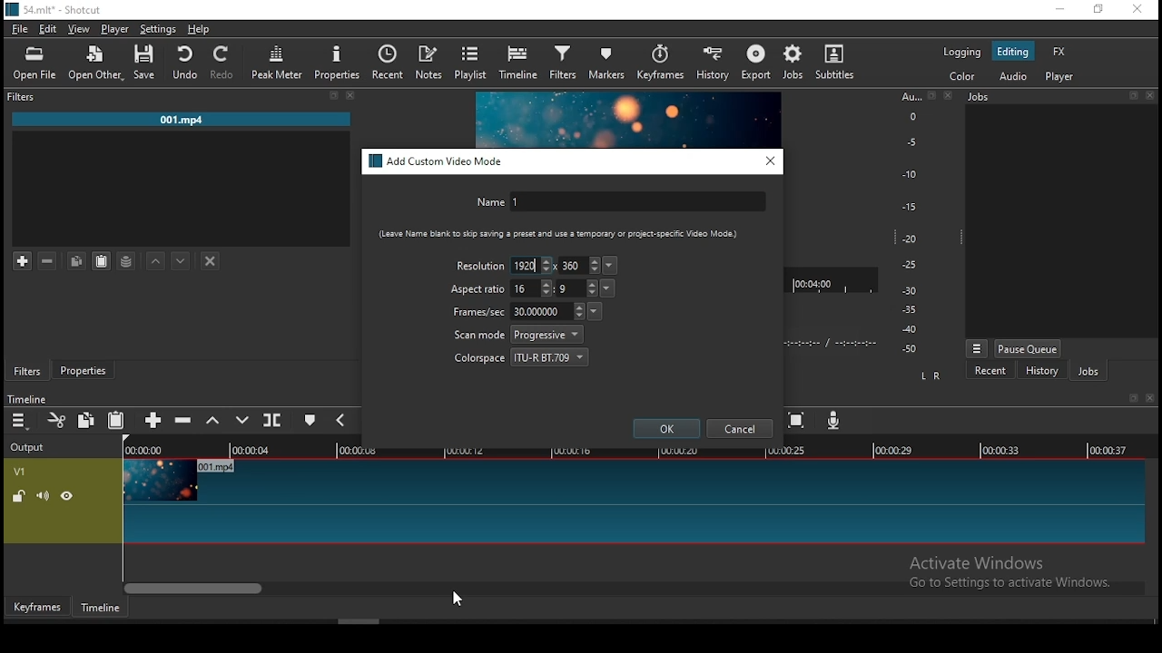 The height and width of the screenshot is (653, 1162). Describe the element at coordinates (182, 419) in the screenshot. I see `ripple delete` at that location.